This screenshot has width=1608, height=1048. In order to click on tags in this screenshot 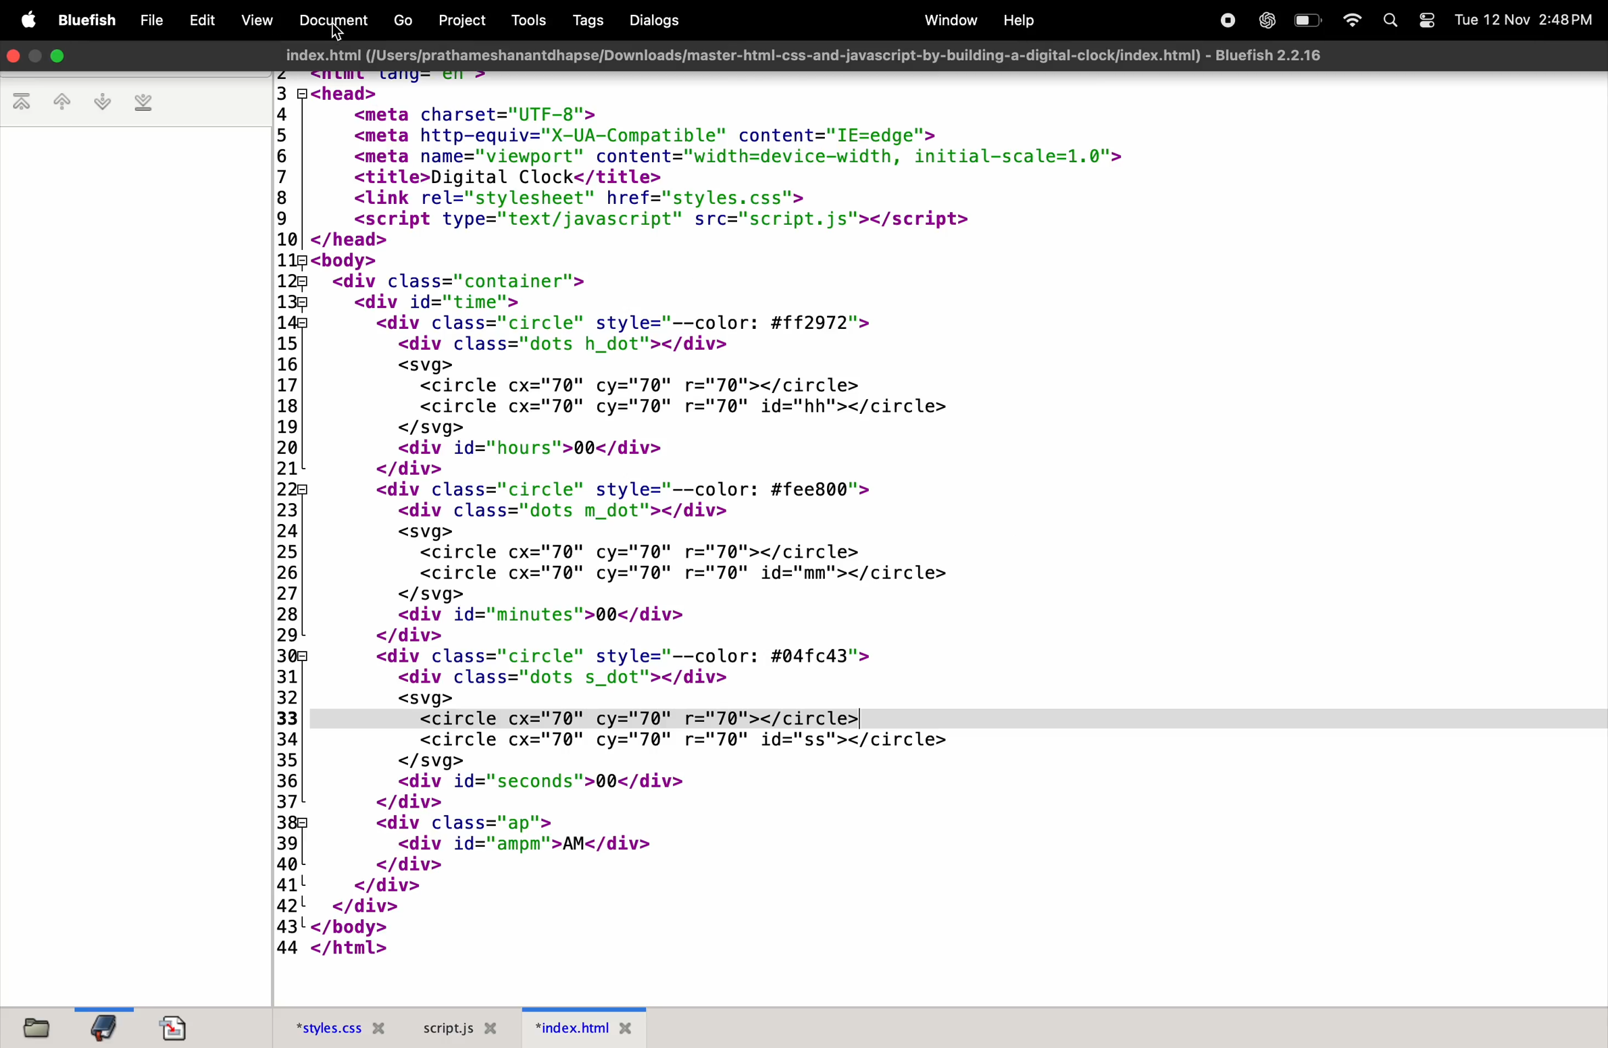, I will do `click(583, 20)`.